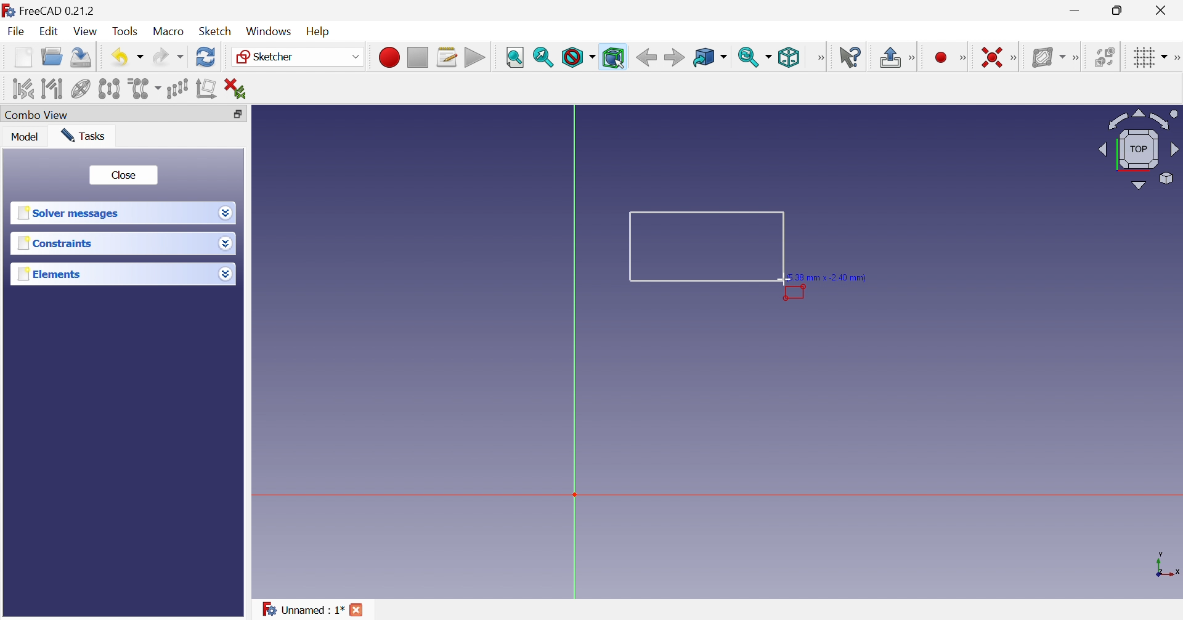 The width and height of the screenshot is (1183, 620). Describe the element at coordinates (755, 57) in the screenshot. I see `Sync view` at that location.